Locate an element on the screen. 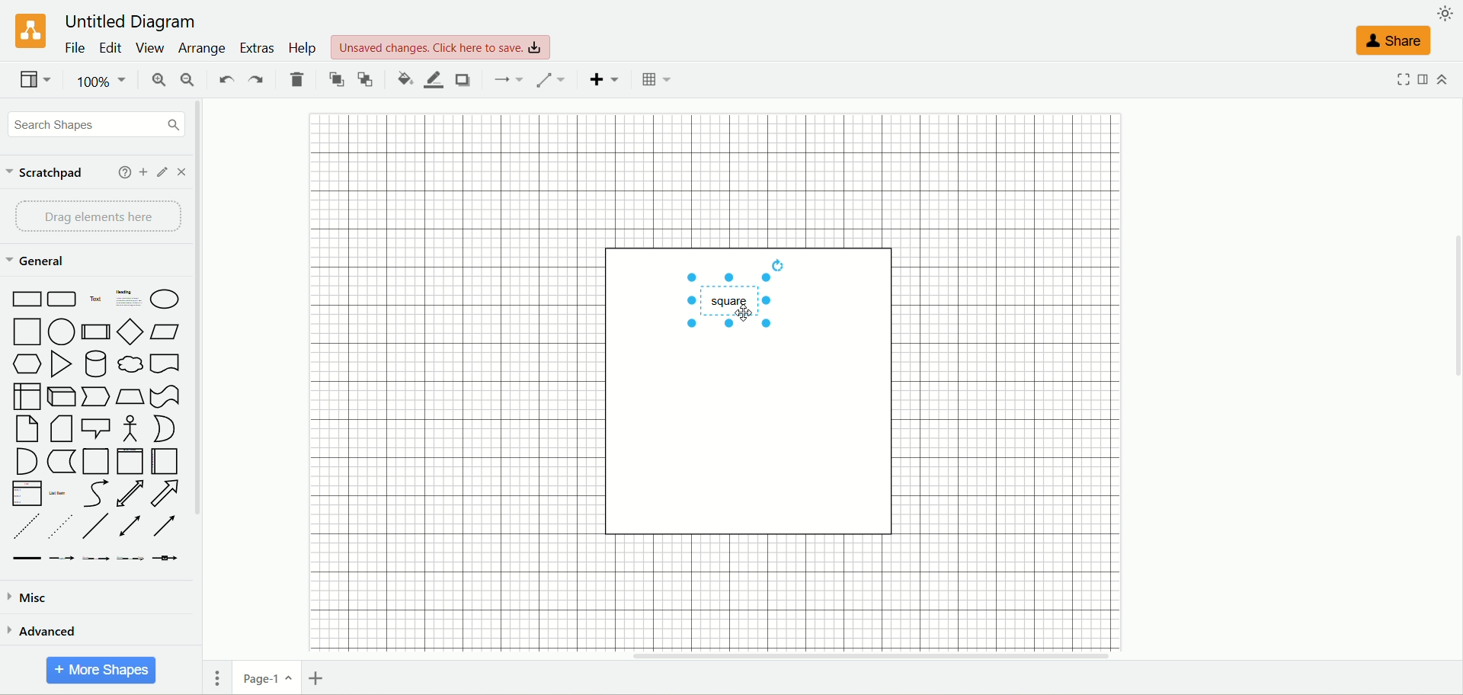 This screenshot has height=695, width=1463. redo is located at coordinates (252, 82).